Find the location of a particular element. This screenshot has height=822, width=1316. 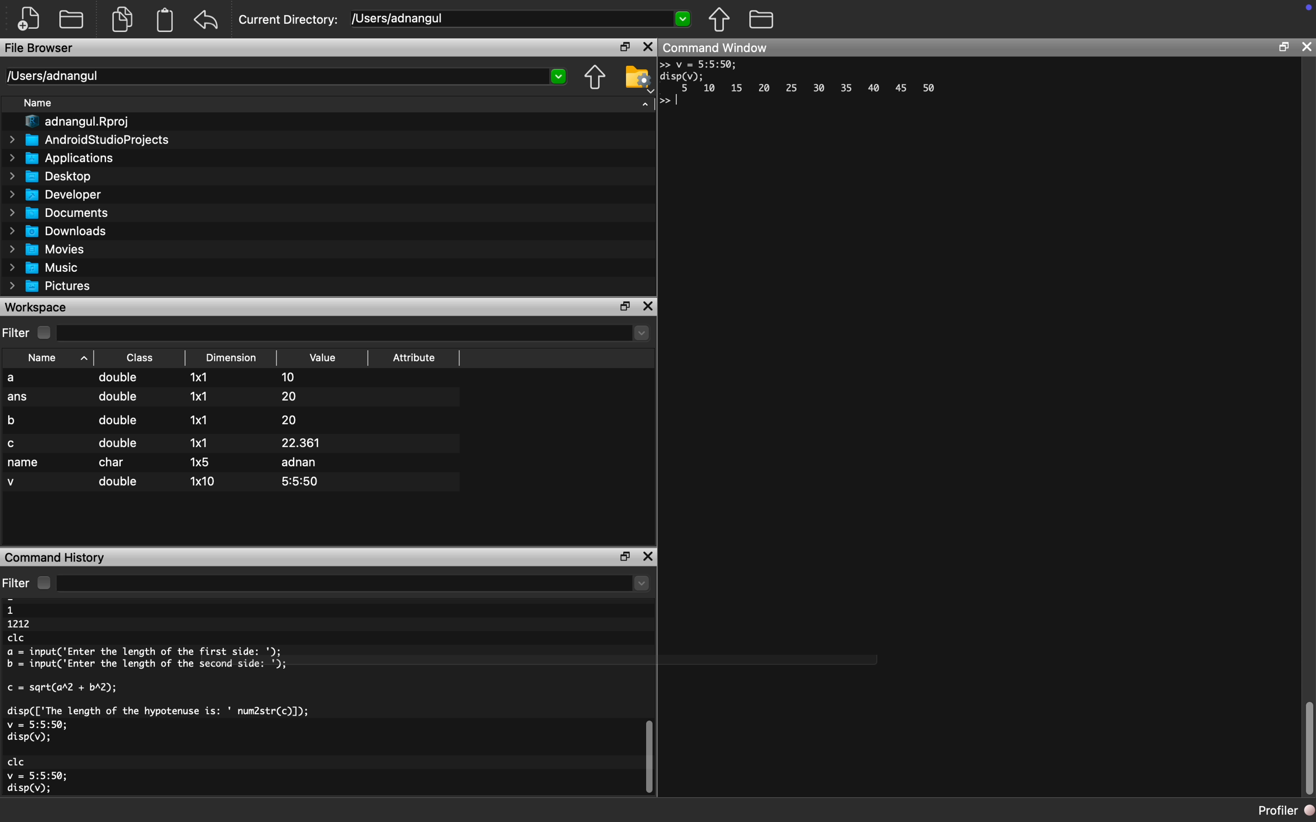

maximize is located at coordinates (1283, 46).